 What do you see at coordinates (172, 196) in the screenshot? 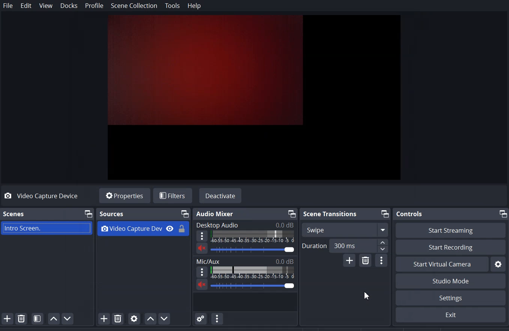
I see `Filters` at bounding box center [172, 196].